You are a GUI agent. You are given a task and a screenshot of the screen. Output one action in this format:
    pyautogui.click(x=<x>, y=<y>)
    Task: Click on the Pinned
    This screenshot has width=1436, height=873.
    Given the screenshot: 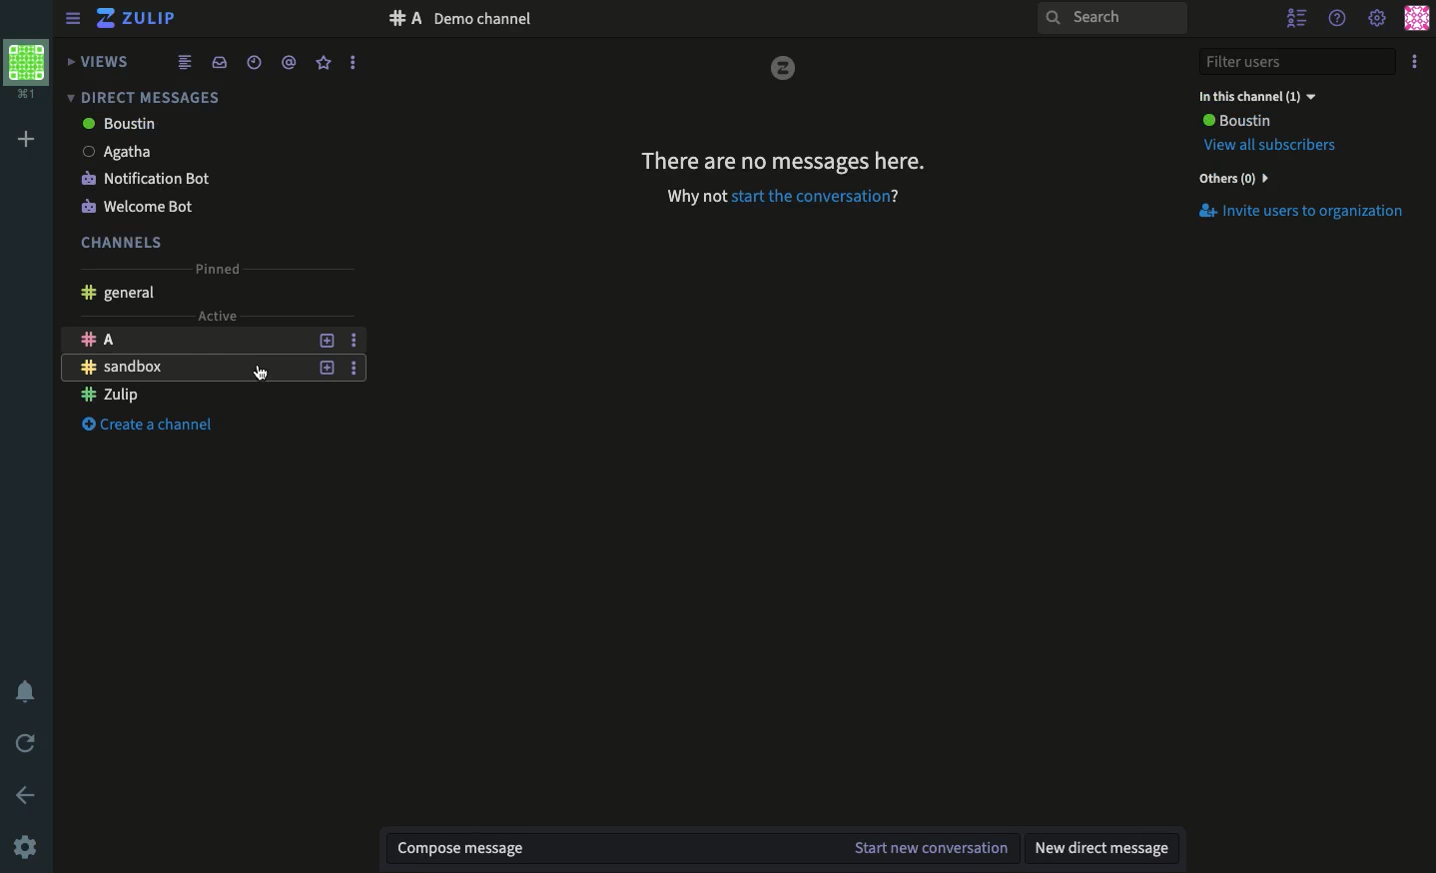 What is the action you would take?
    pyautogui.click(x=216, y=266)
    